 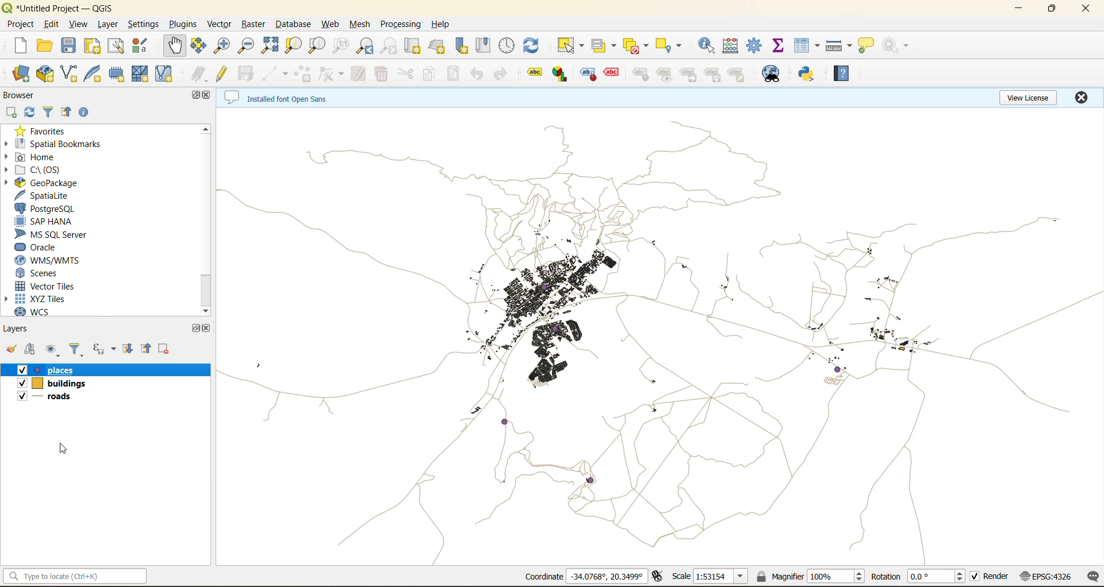 What do you see at coordinates (48, 196) in the screenshot?
I see `spatialite` at bounding box center [48, 196].